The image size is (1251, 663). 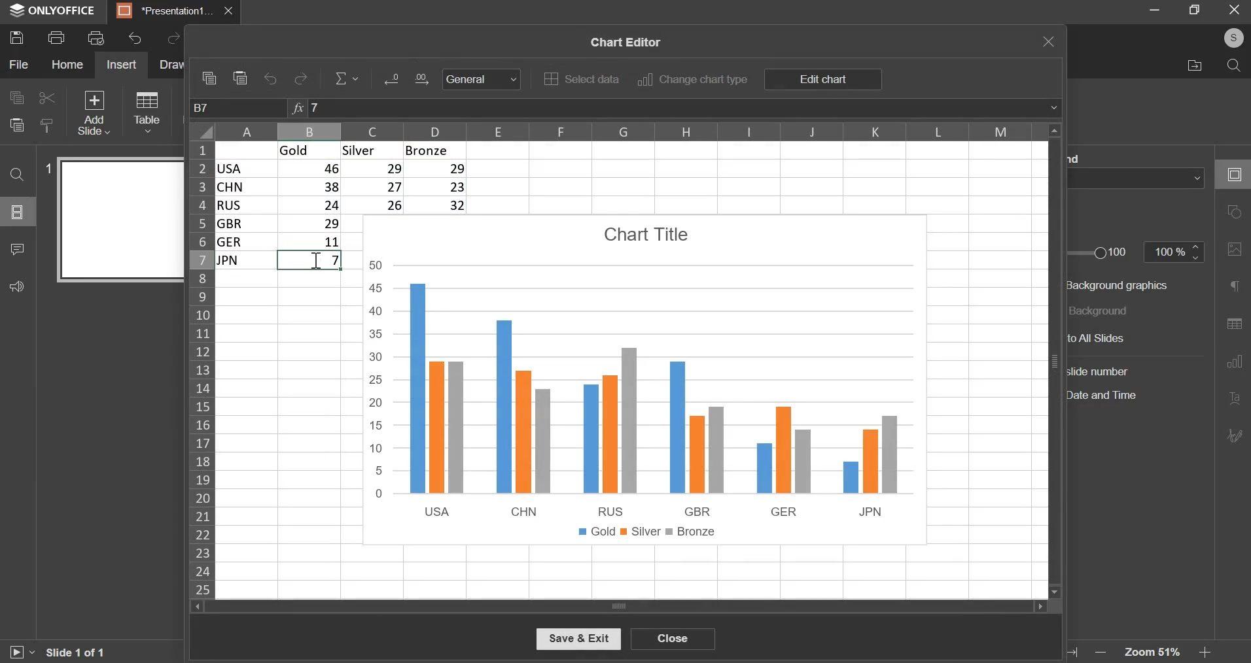 I want to click on search, so click(x=1235, y=65).